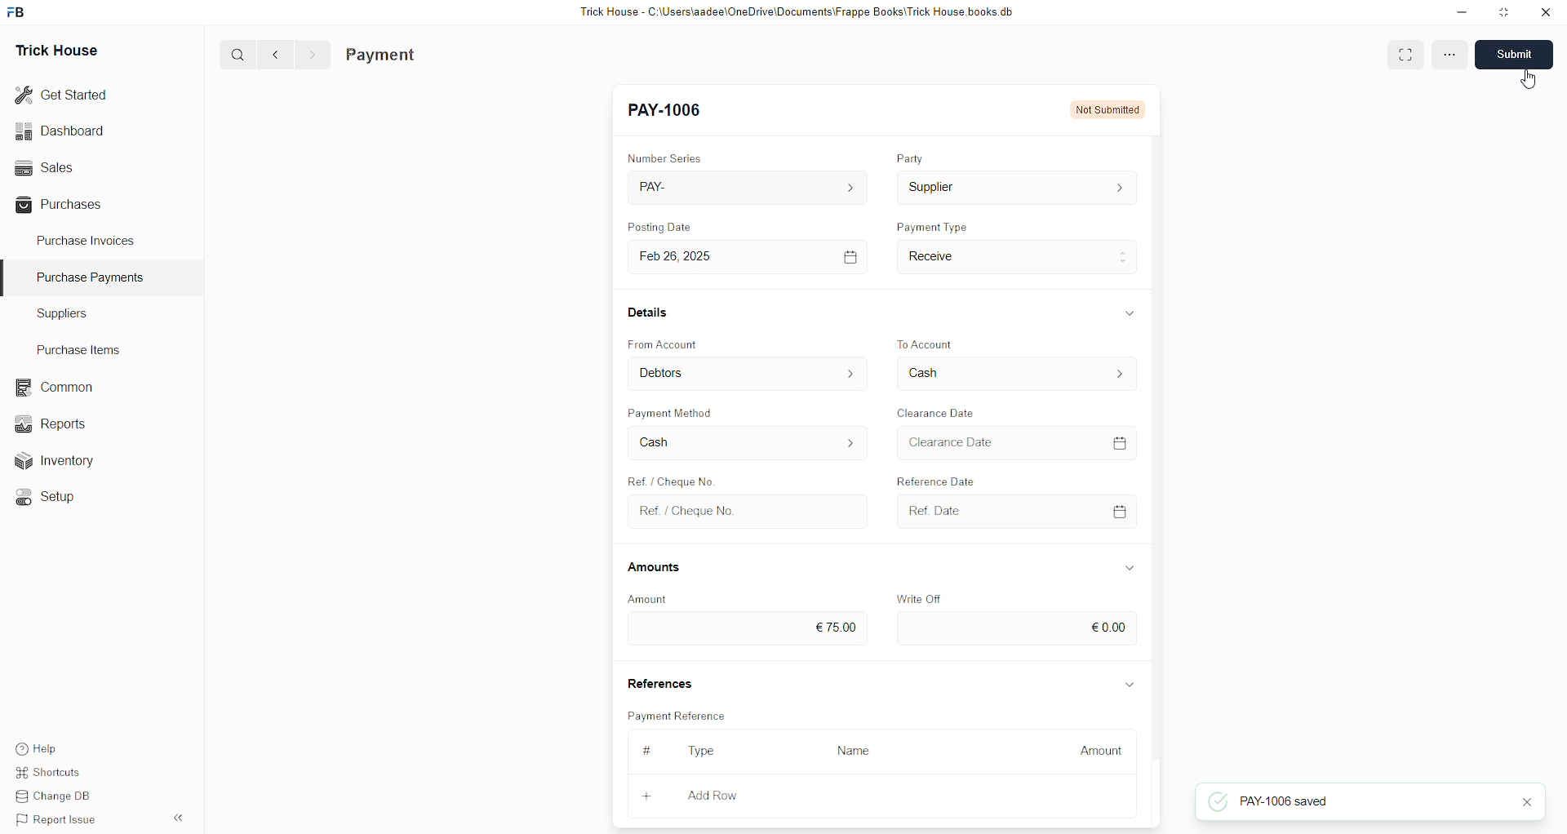  I want to click on #, so click(650, 750).